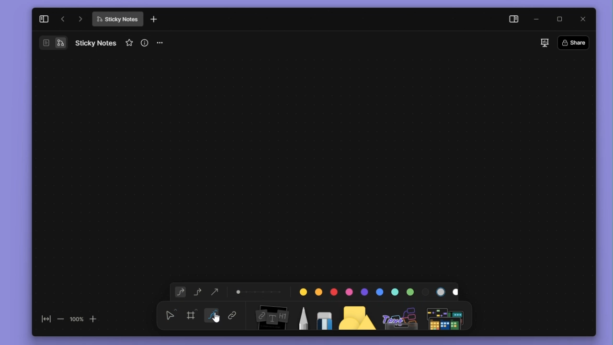 The width and height of the screenshot is (613, 345). I want to click on thickness, so click(259, 291).